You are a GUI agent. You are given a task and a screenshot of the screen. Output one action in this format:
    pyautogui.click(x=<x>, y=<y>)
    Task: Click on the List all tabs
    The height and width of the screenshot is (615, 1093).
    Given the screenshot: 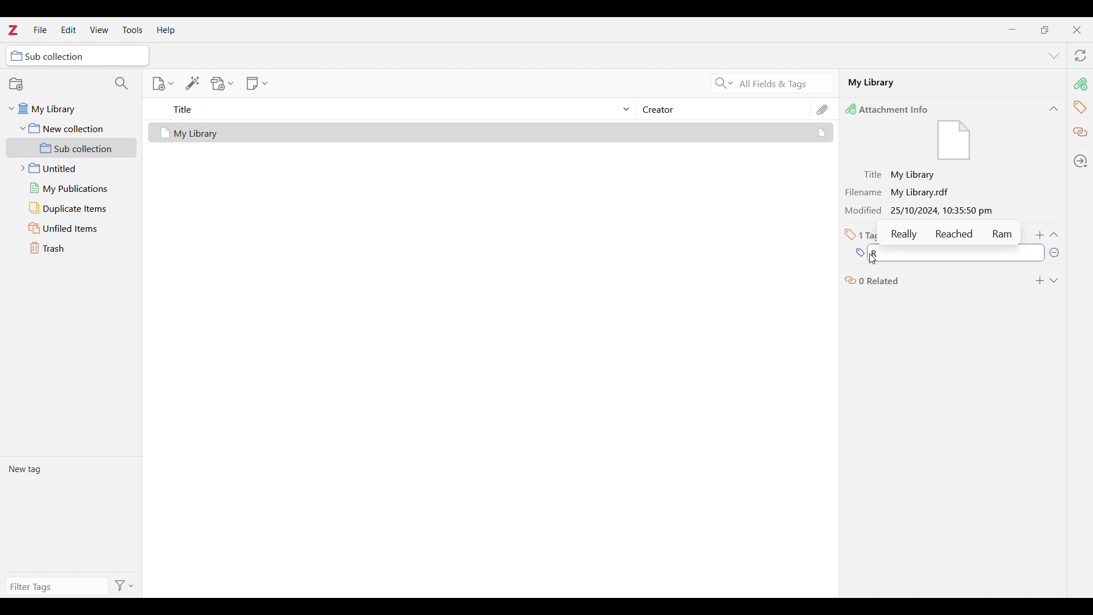 What is the action you would take?
    pyautogui.click(x=1054, y=56)
    